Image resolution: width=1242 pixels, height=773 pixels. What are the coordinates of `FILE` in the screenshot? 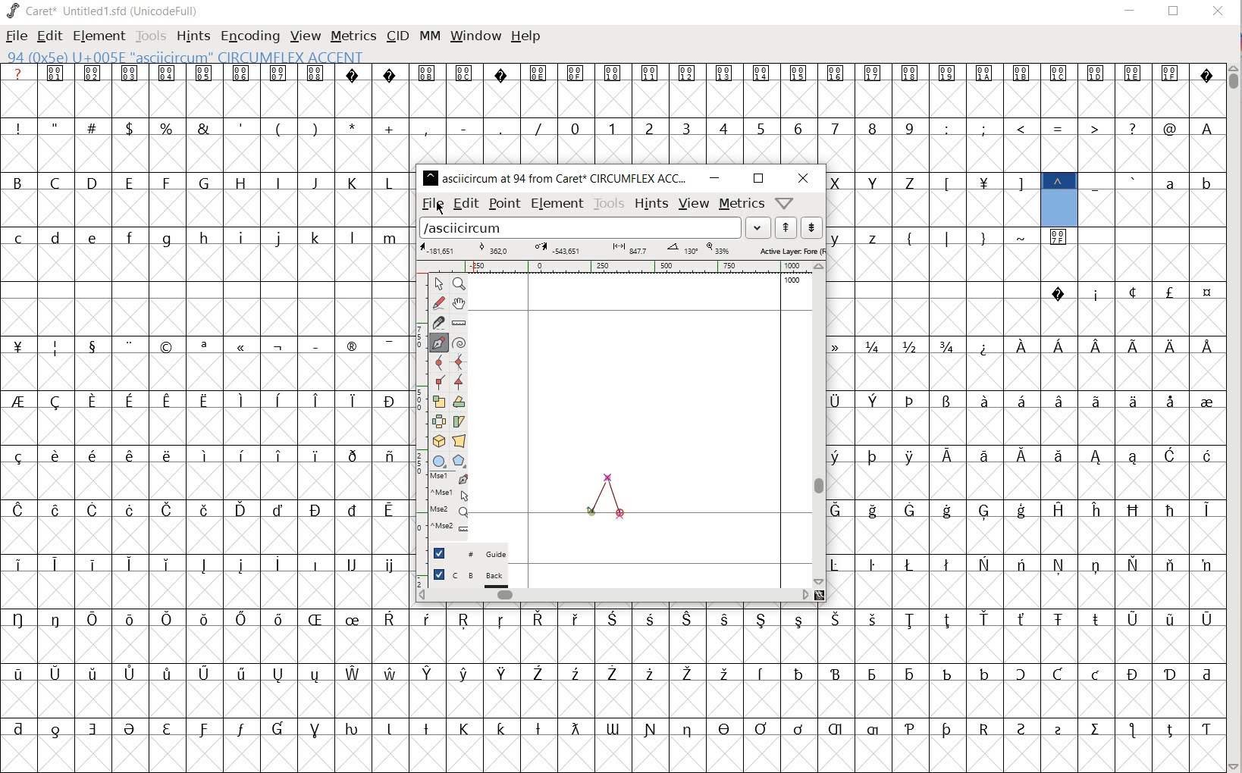 It's located at (15, 37).